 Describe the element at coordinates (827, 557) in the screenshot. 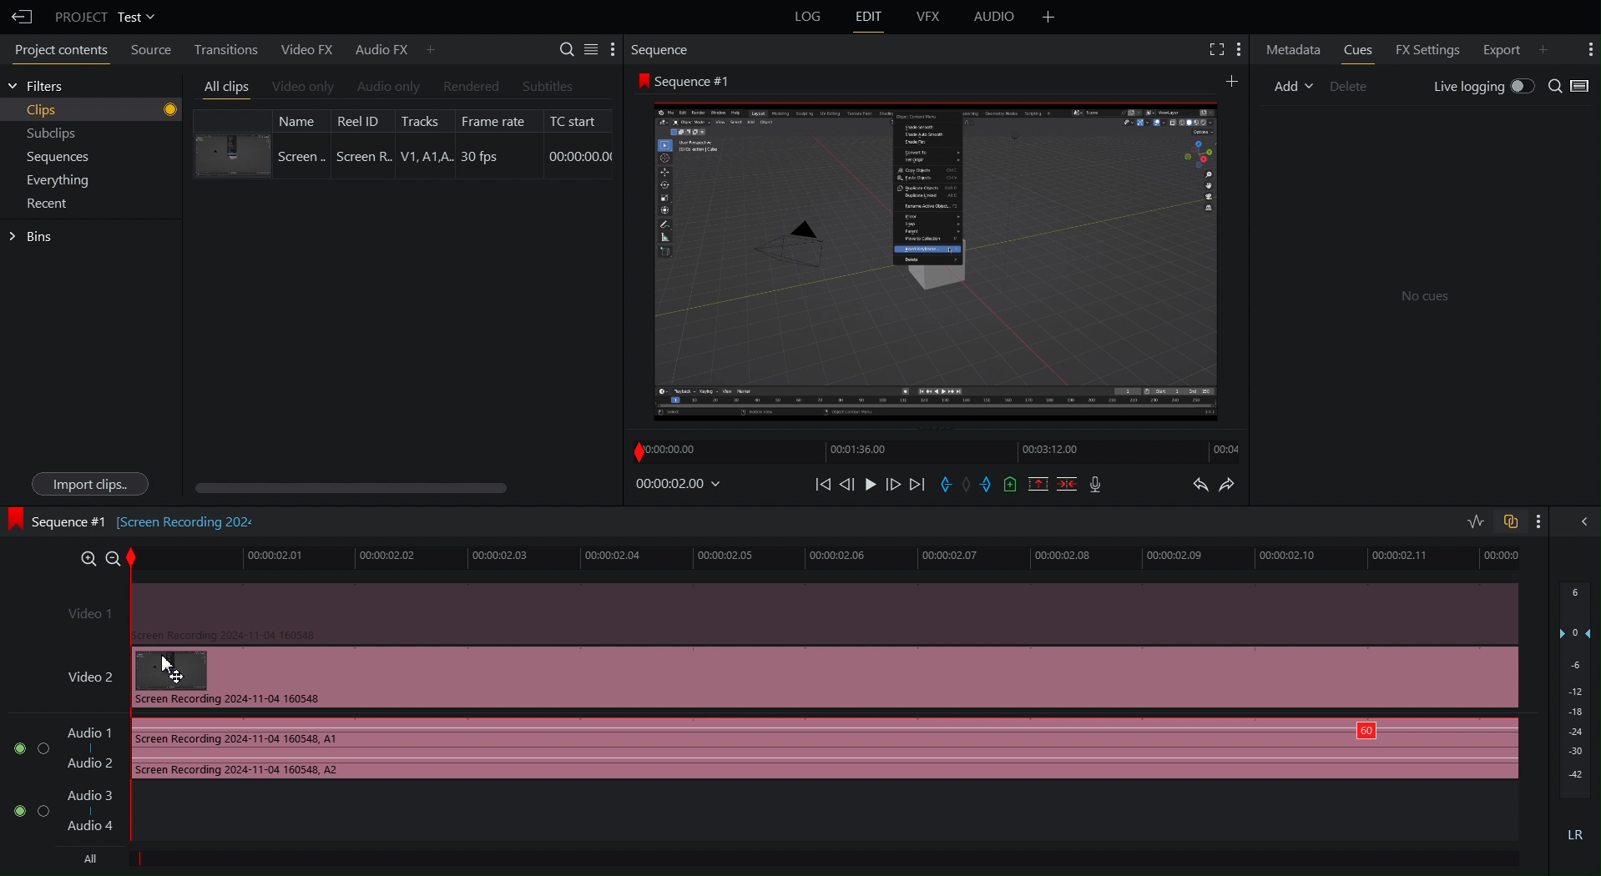

I see `Timeline` at that location.